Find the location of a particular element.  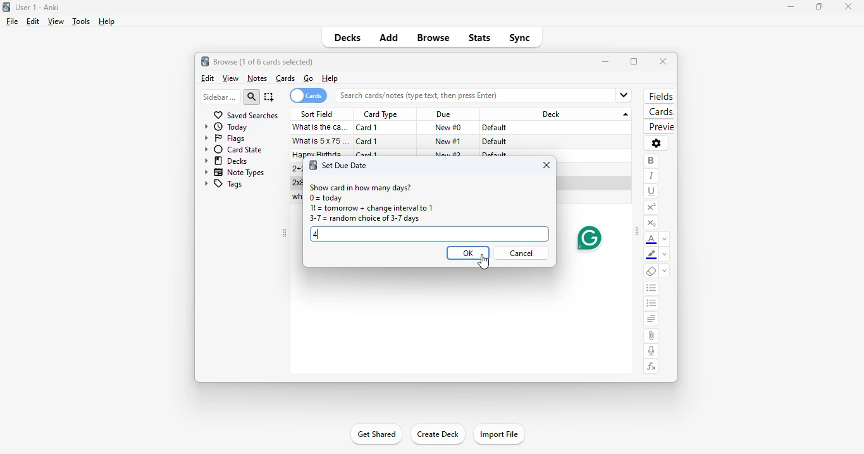

help is located at coordinates (330, 79).